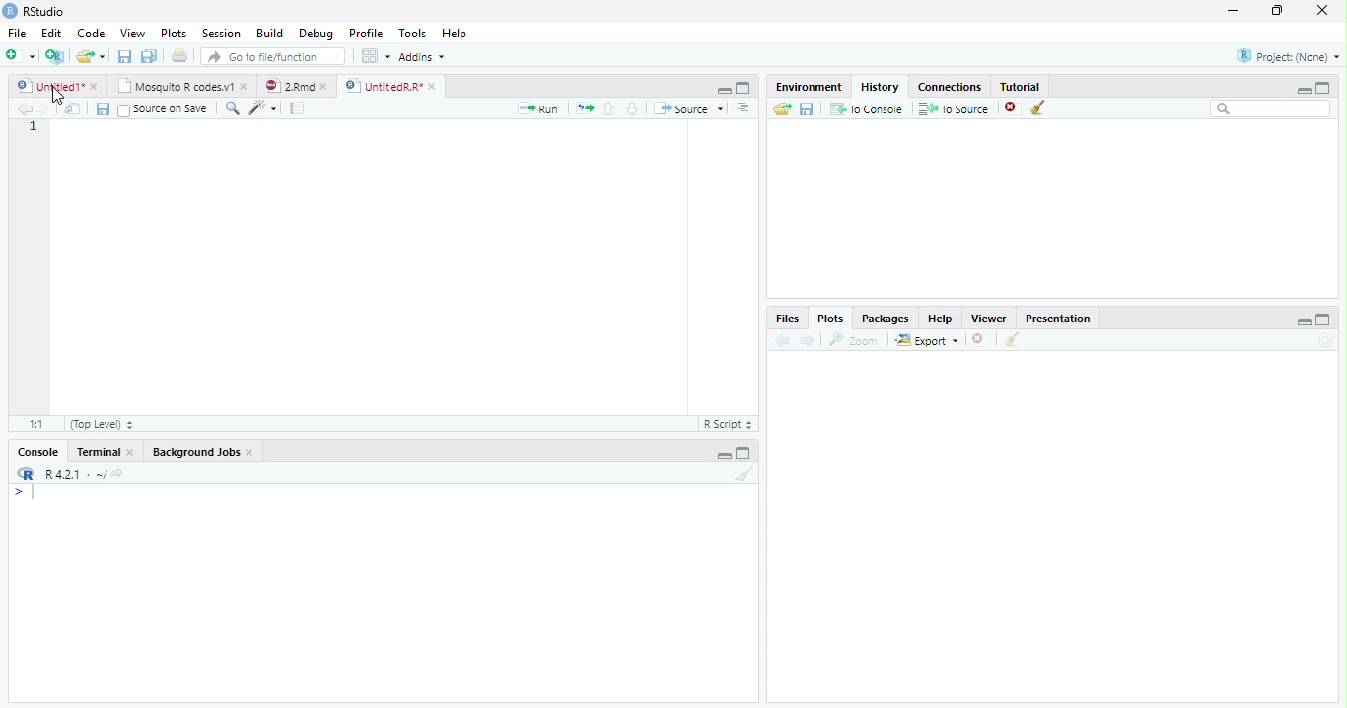 The image size is (1347, 708). I want to click on Save All open documents, so click(148, 56).